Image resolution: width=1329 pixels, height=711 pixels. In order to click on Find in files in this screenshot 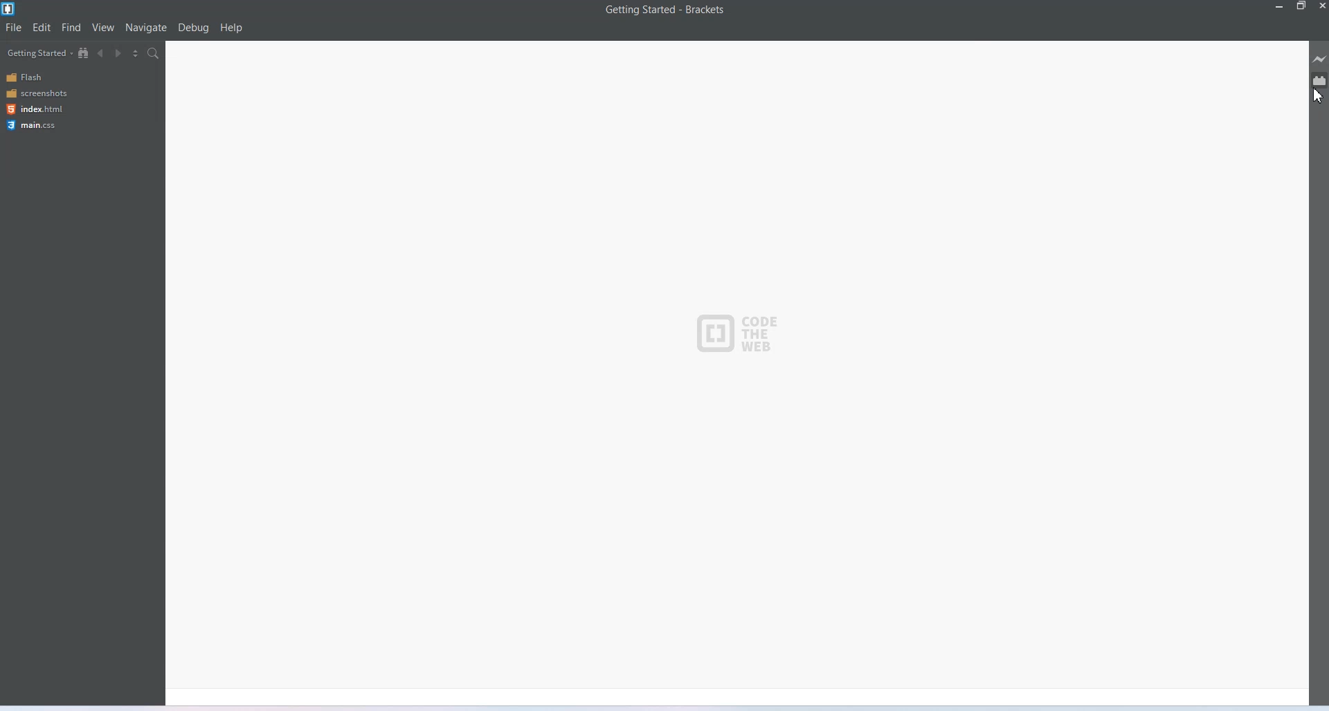, I will do `click(154, 54)`.